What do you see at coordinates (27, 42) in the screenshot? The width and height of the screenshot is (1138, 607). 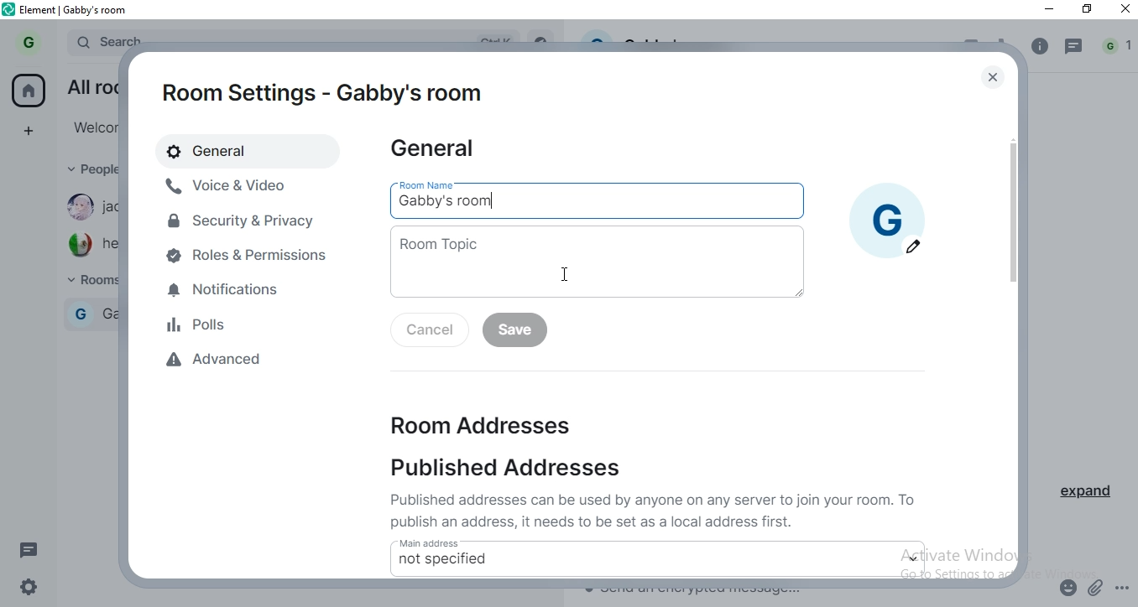 I see `profile` at bounding box center [27, 42].